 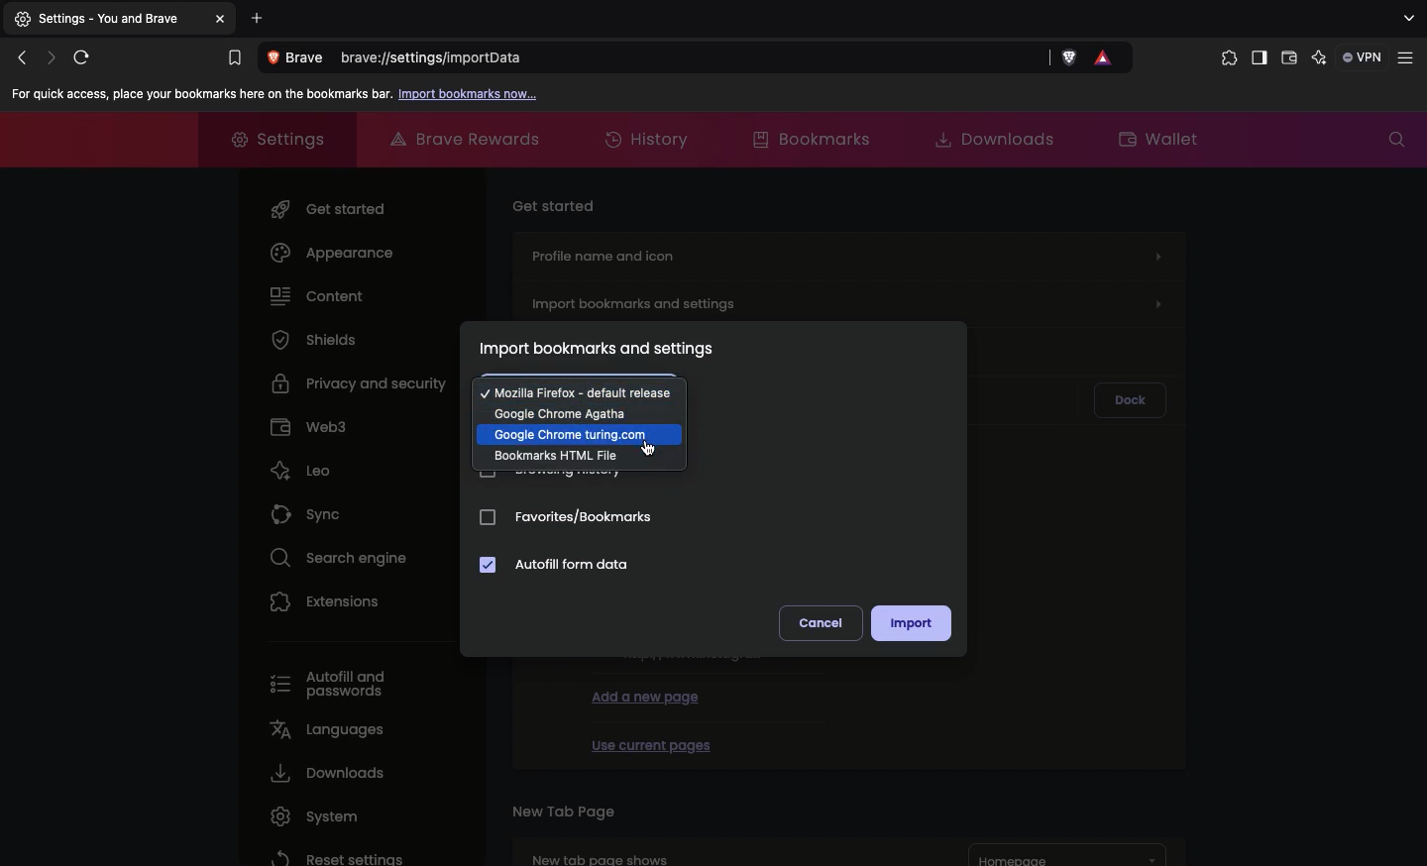 I want to click on Mozilla Firefox - default release, so click(x=578, y=389).